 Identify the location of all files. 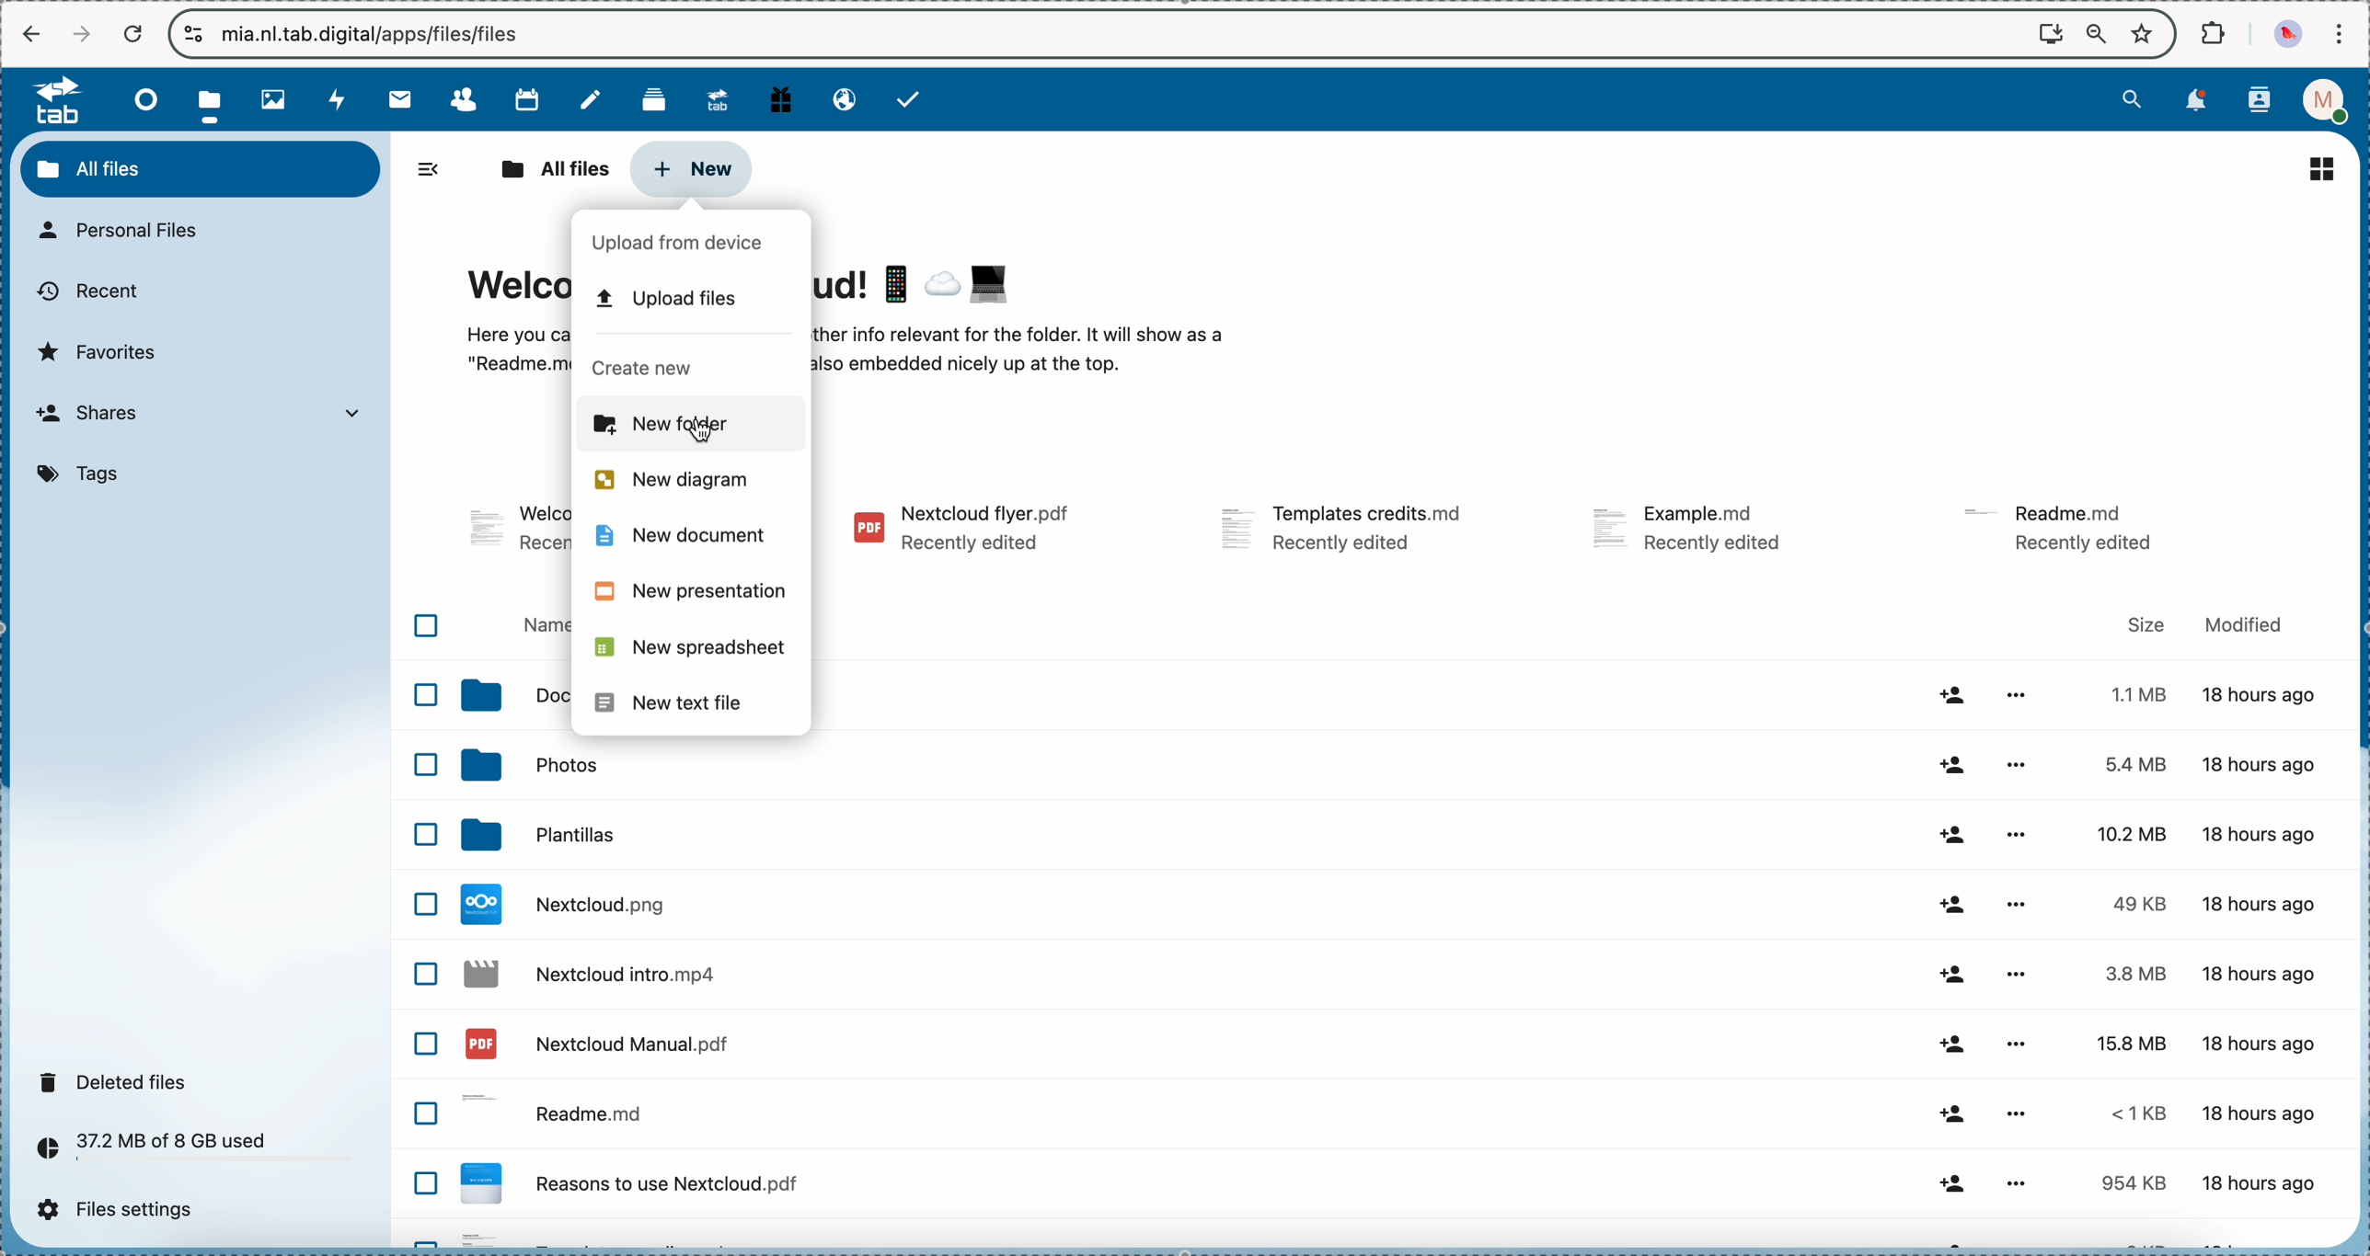
(551, 170).